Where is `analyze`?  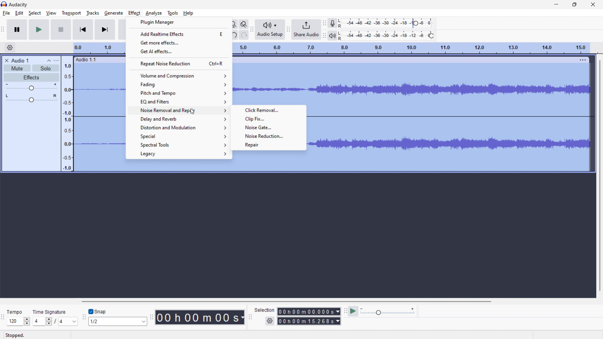 analyze is located at coordinates (154, 13).